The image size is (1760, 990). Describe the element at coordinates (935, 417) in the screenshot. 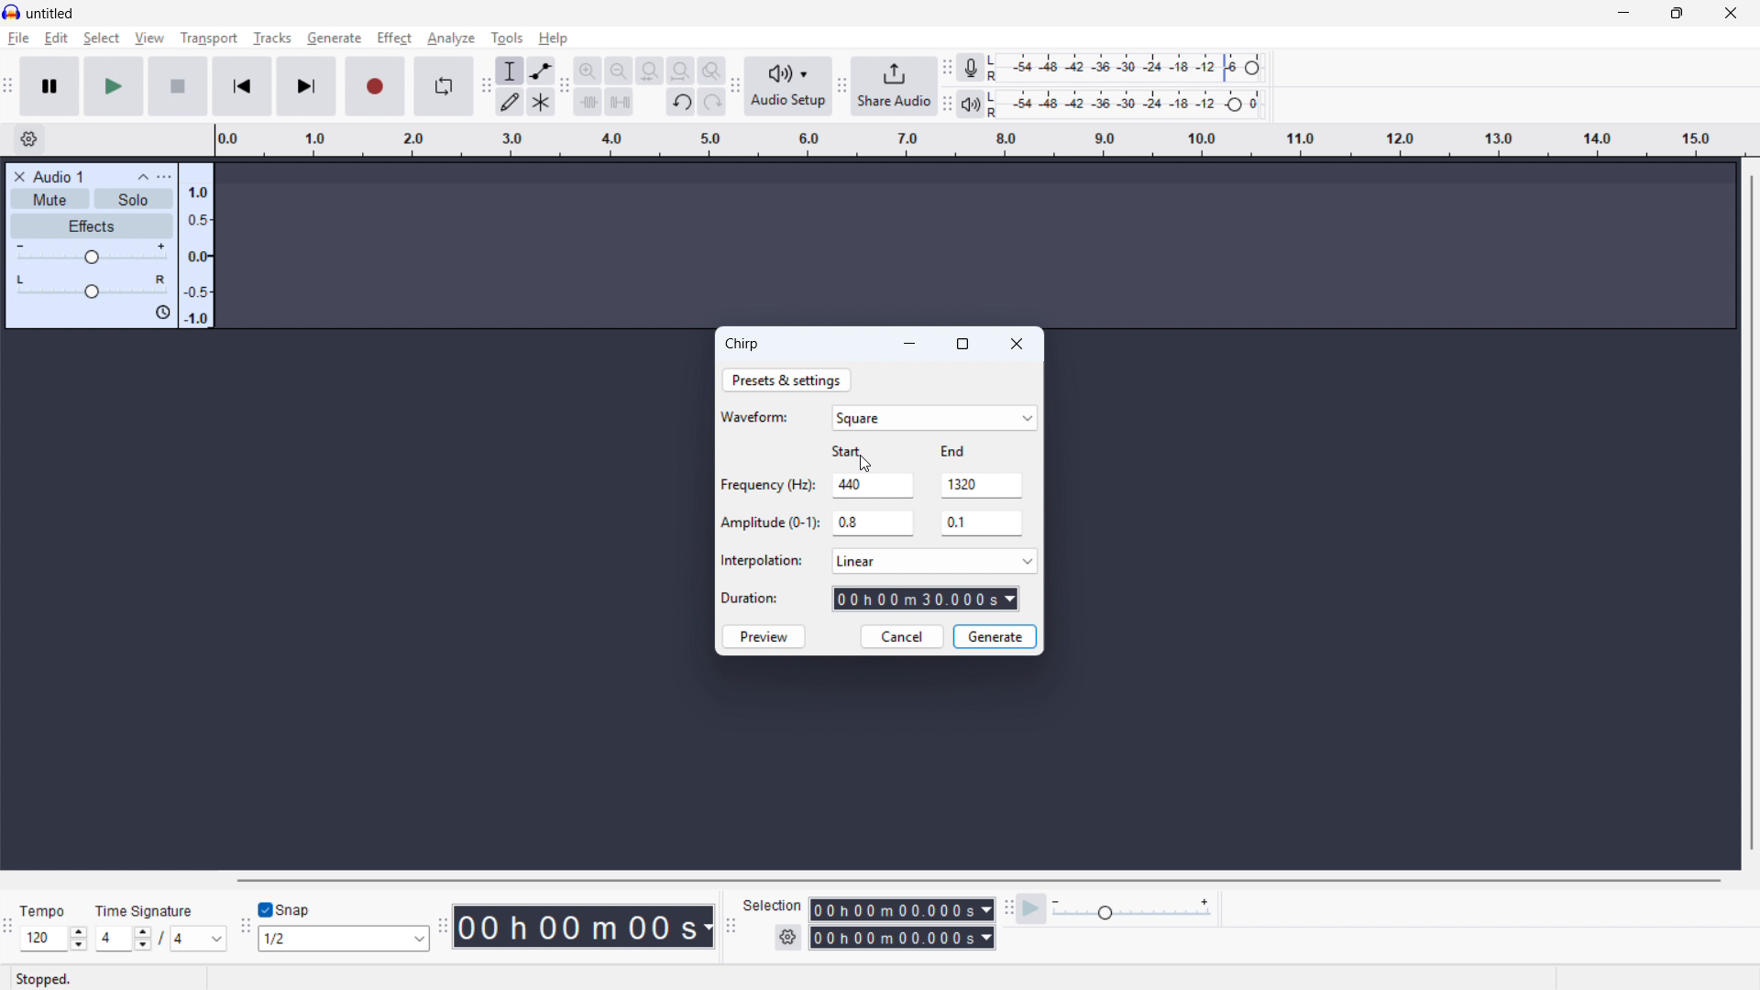

I see `Square waveform selected` at that location.